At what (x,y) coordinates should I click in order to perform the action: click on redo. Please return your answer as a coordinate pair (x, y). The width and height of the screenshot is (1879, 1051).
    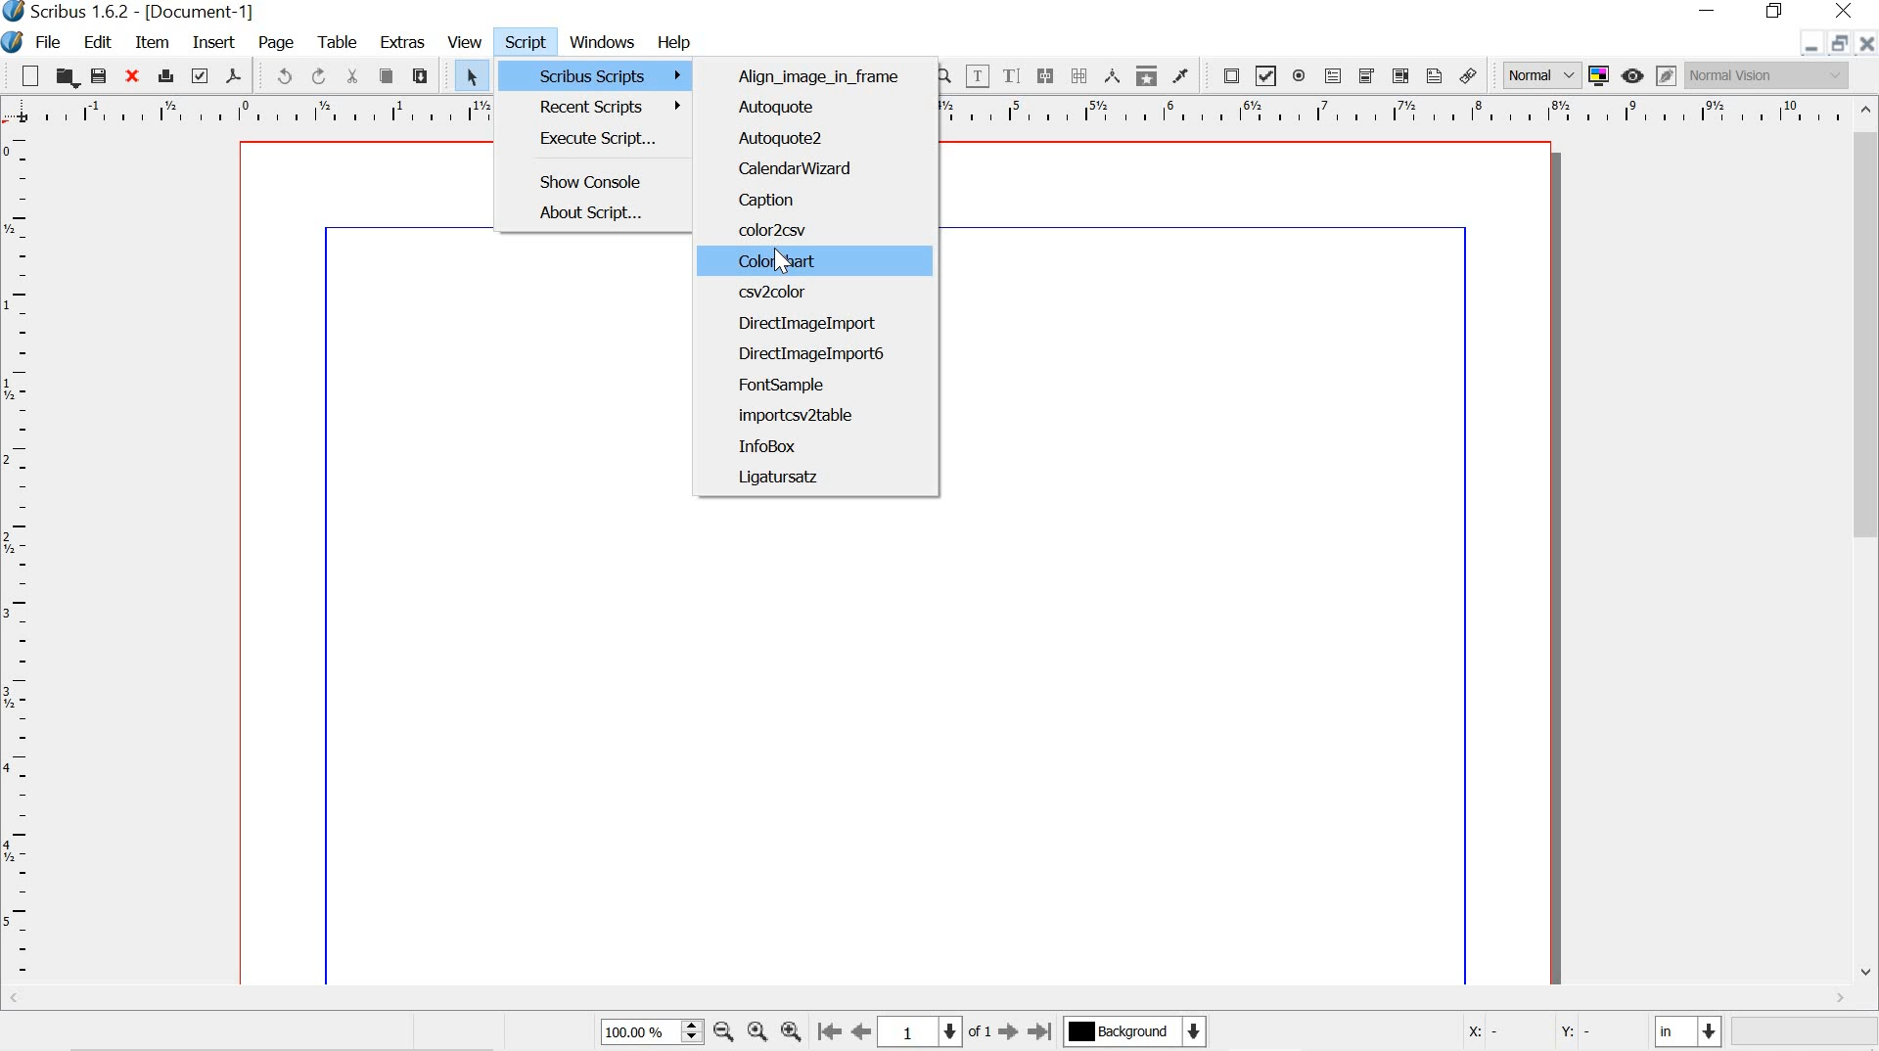
    Looking at the image, I should click on (320, 76).